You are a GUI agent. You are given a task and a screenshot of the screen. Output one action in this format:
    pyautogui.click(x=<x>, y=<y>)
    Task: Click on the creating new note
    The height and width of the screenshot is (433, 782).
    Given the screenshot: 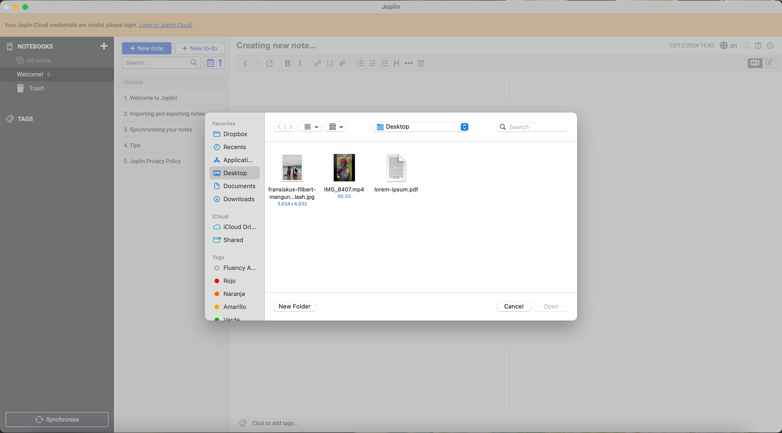 What is the action you would take?
    pyautogui.click(x=280, y=46)
    